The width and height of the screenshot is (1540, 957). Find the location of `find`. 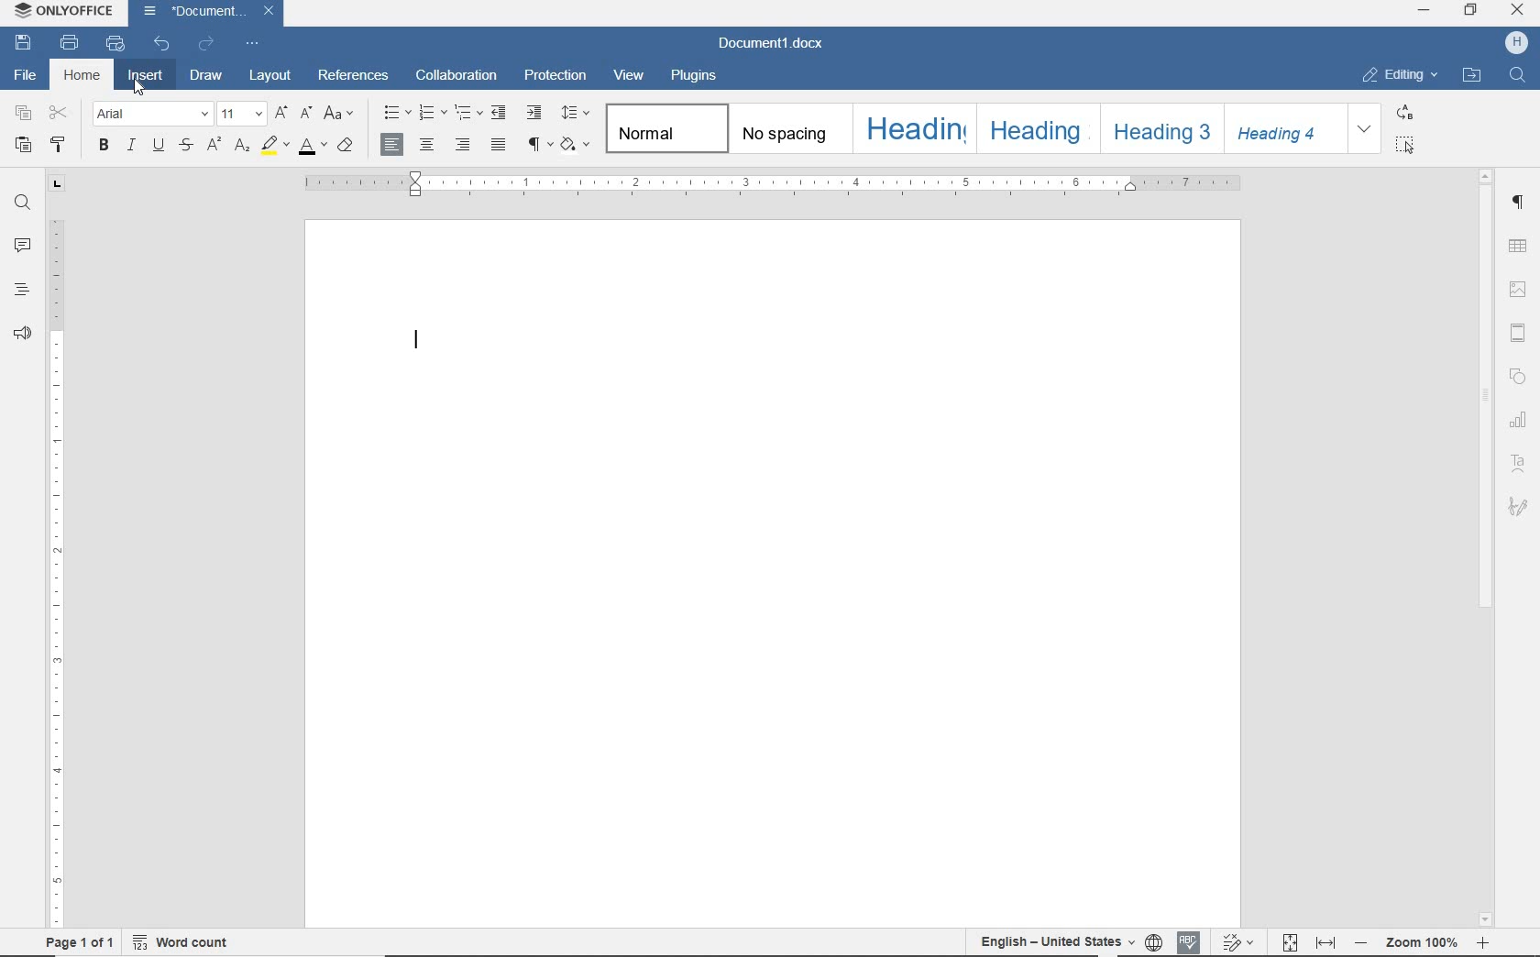

find is located at coordinates (1518, 77).